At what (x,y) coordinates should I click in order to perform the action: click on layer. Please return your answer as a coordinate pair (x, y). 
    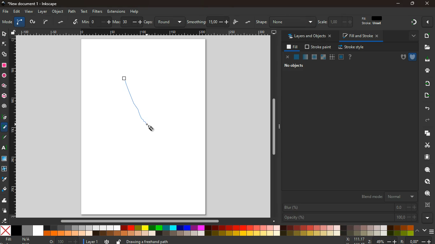
    Looking at the image, I should click on (43, 12).